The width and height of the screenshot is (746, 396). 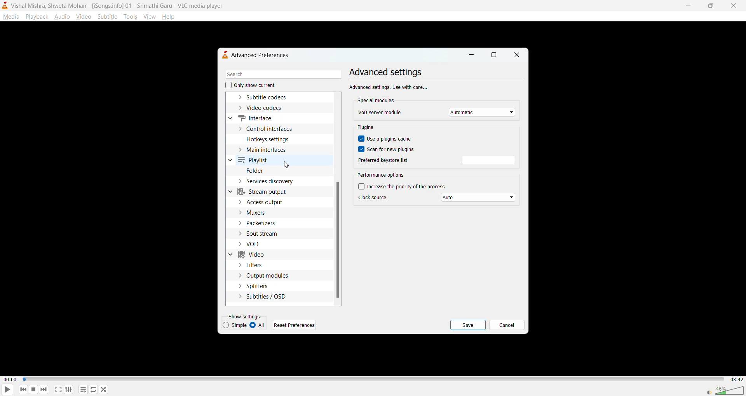 What do you see at coordinates (254, 265) in the screenshot?
I see `filters` at bounding box center [254, 265].